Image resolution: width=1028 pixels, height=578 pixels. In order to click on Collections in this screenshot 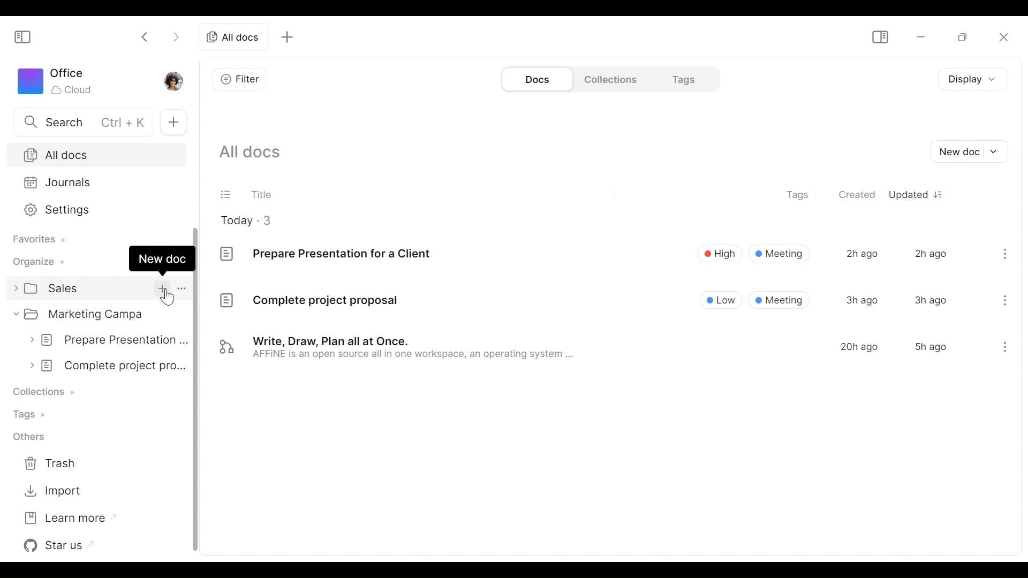, I will do `click(609, 79)`.